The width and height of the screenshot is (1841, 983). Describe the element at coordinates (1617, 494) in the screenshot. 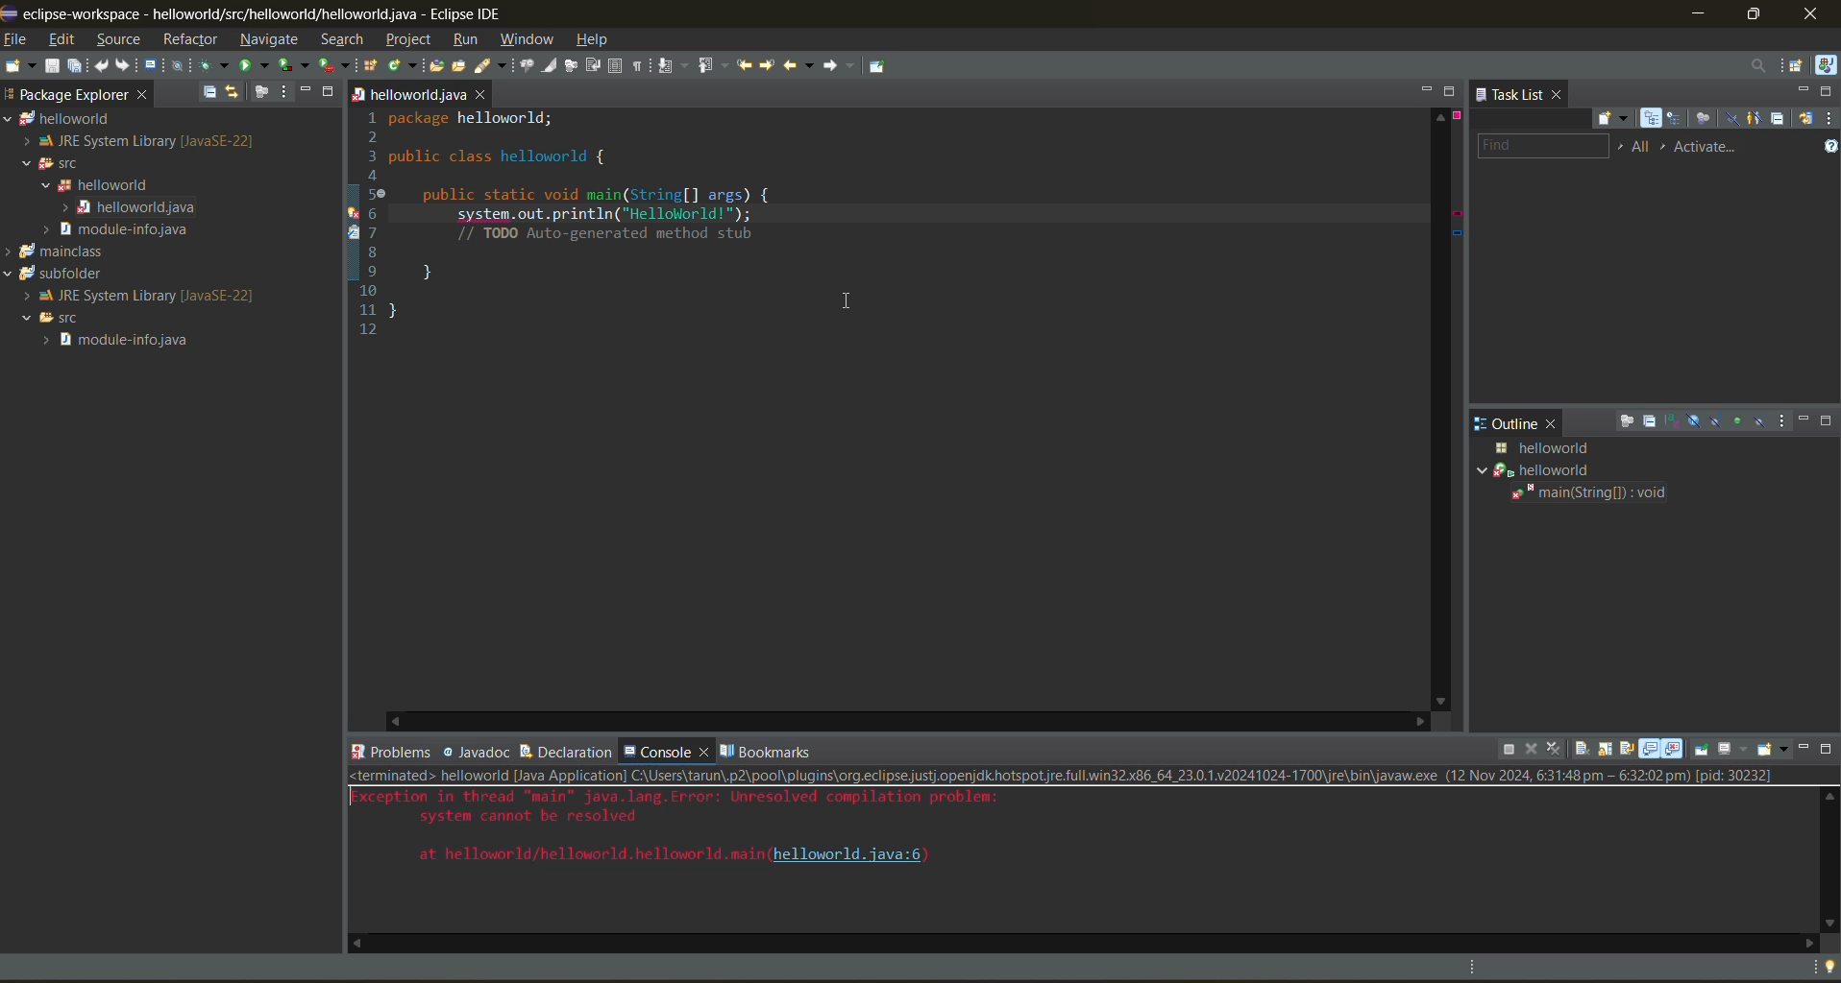

I see `main(string[]:void` at that location.